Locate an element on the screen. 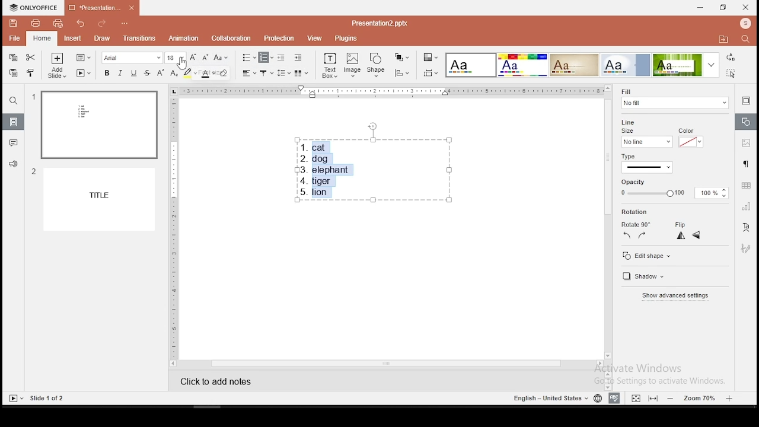  text box is located at coordinates (330, 66).